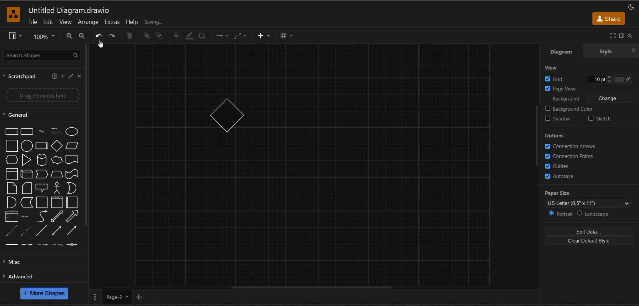 The image size is (639, 306). I want to click on Or, so click(73, 188).